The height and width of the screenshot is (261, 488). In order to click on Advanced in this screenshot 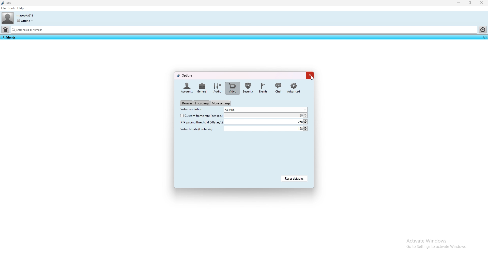, I will do `click(294, 87)`.